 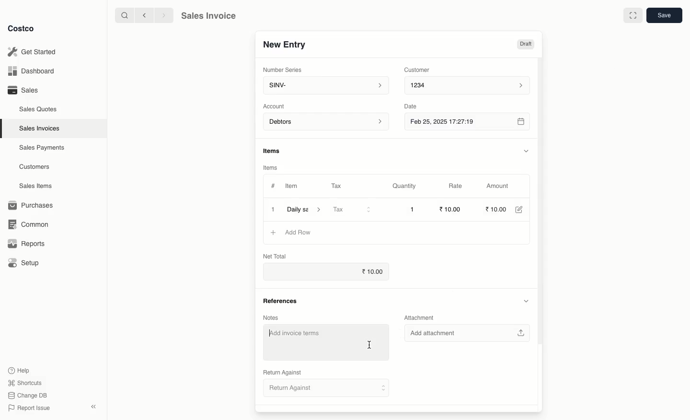 I want to click on Add invoice terms, so click(x=313, y=343).